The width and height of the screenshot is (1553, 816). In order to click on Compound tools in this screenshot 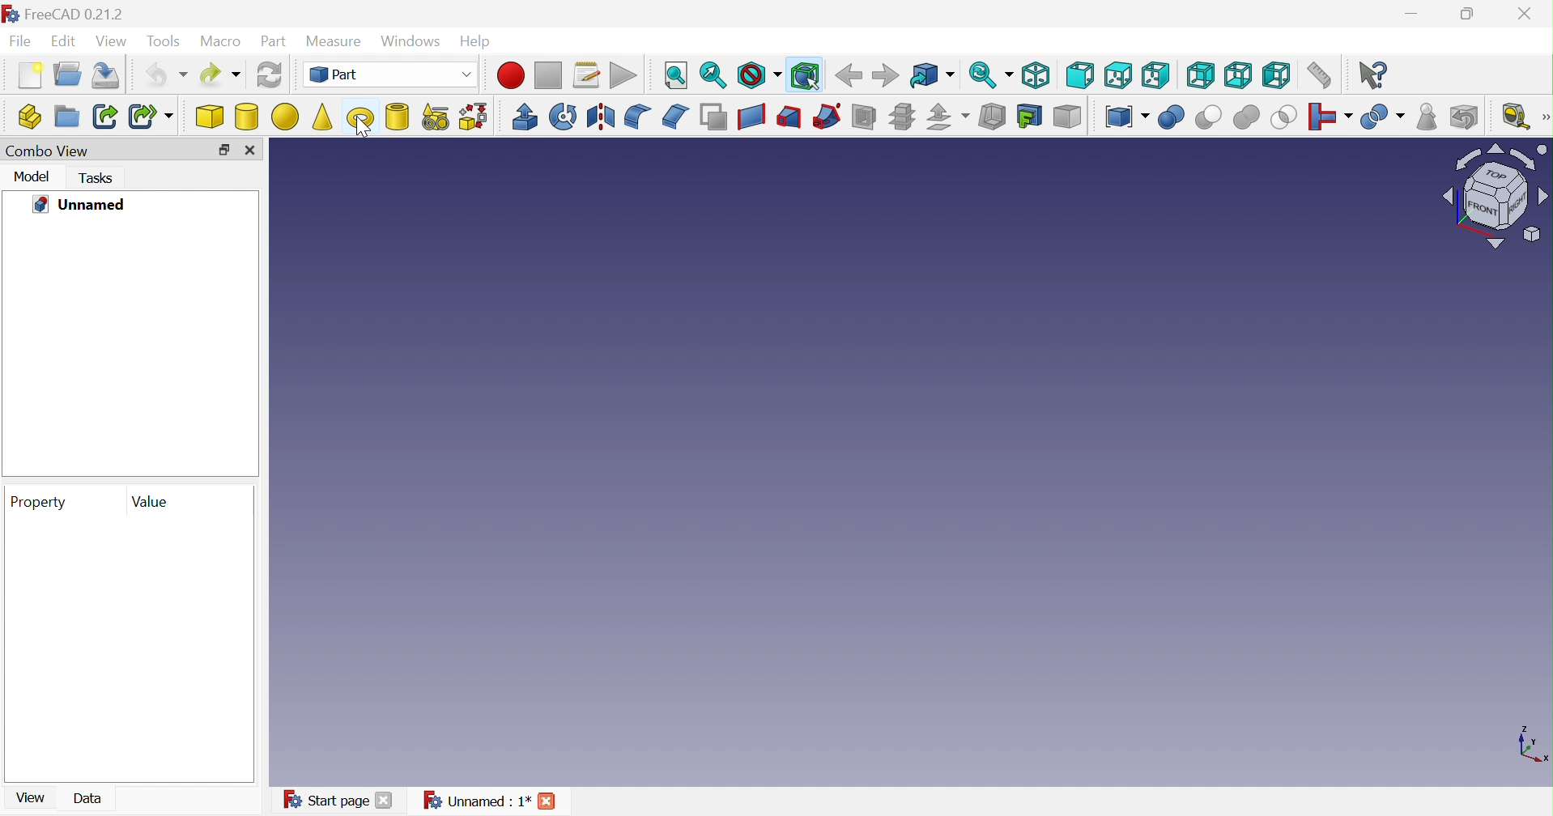, I will do `click(1126, 117)`.